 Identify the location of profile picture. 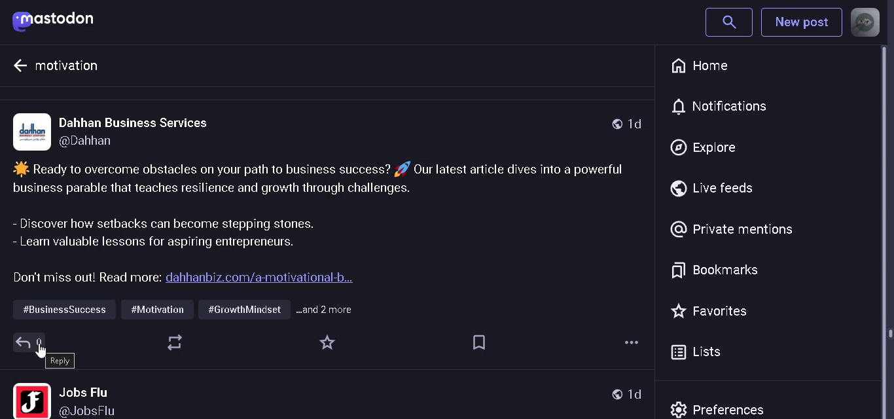
(30, 399).